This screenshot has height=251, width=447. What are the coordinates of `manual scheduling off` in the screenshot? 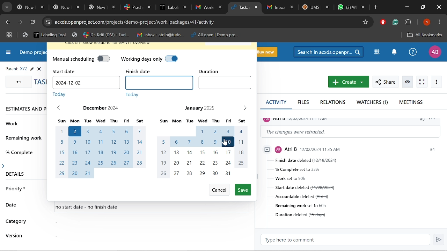 It's located at (105, 58).